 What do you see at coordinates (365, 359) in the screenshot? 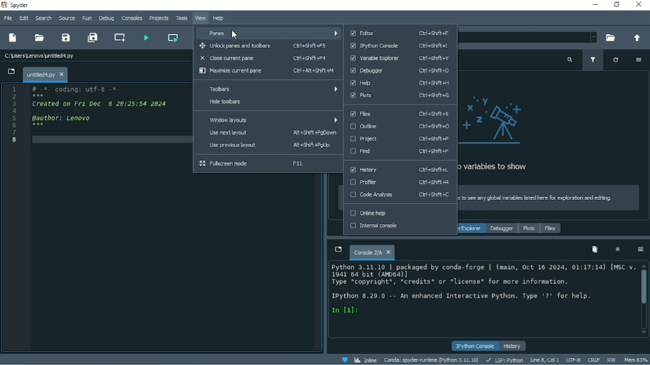
I see `Inline` at bounding box center [365, 359].